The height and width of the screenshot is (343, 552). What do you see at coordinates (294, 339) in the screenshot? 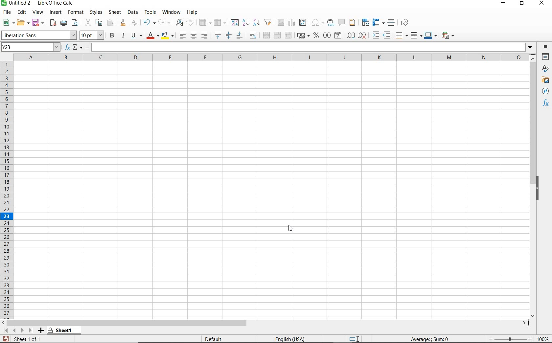
I see `english (USA)` at bounding box center [294, 339].